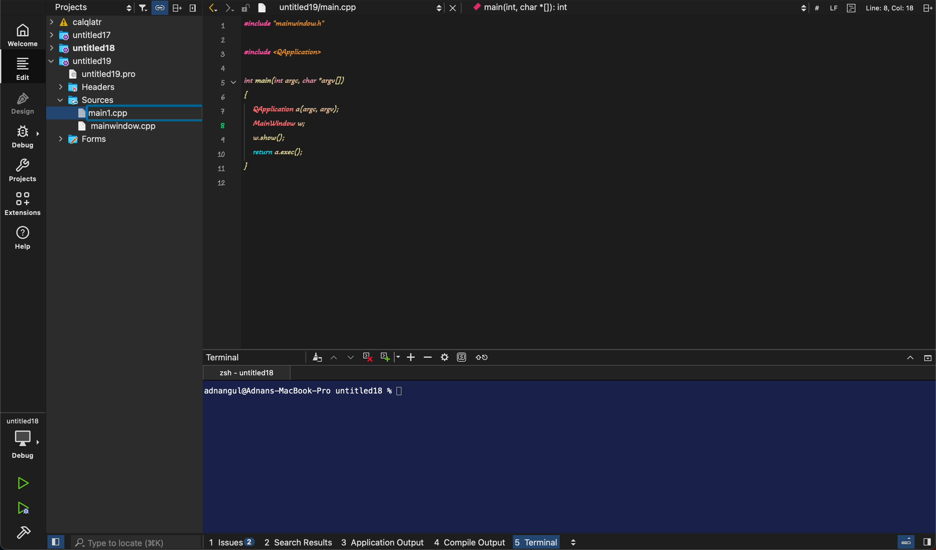  Describe the element at coordinates (24, 484) in the screenshot. I see `run` at that location.